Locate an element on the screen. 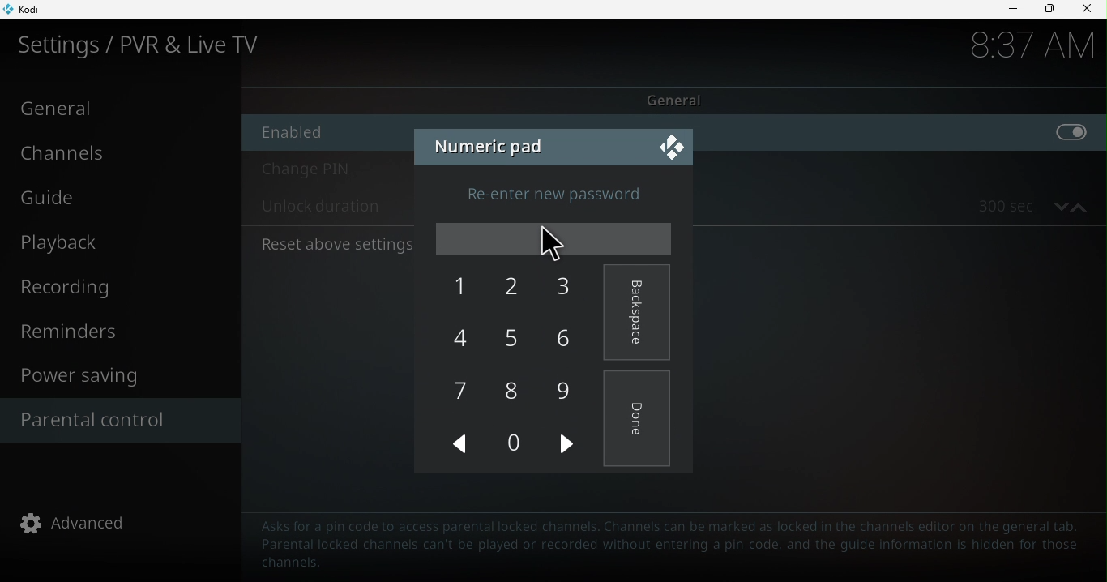 The height and width of the screenshot is (582, 1107). Maximize is located at coordinates (1049, 9).